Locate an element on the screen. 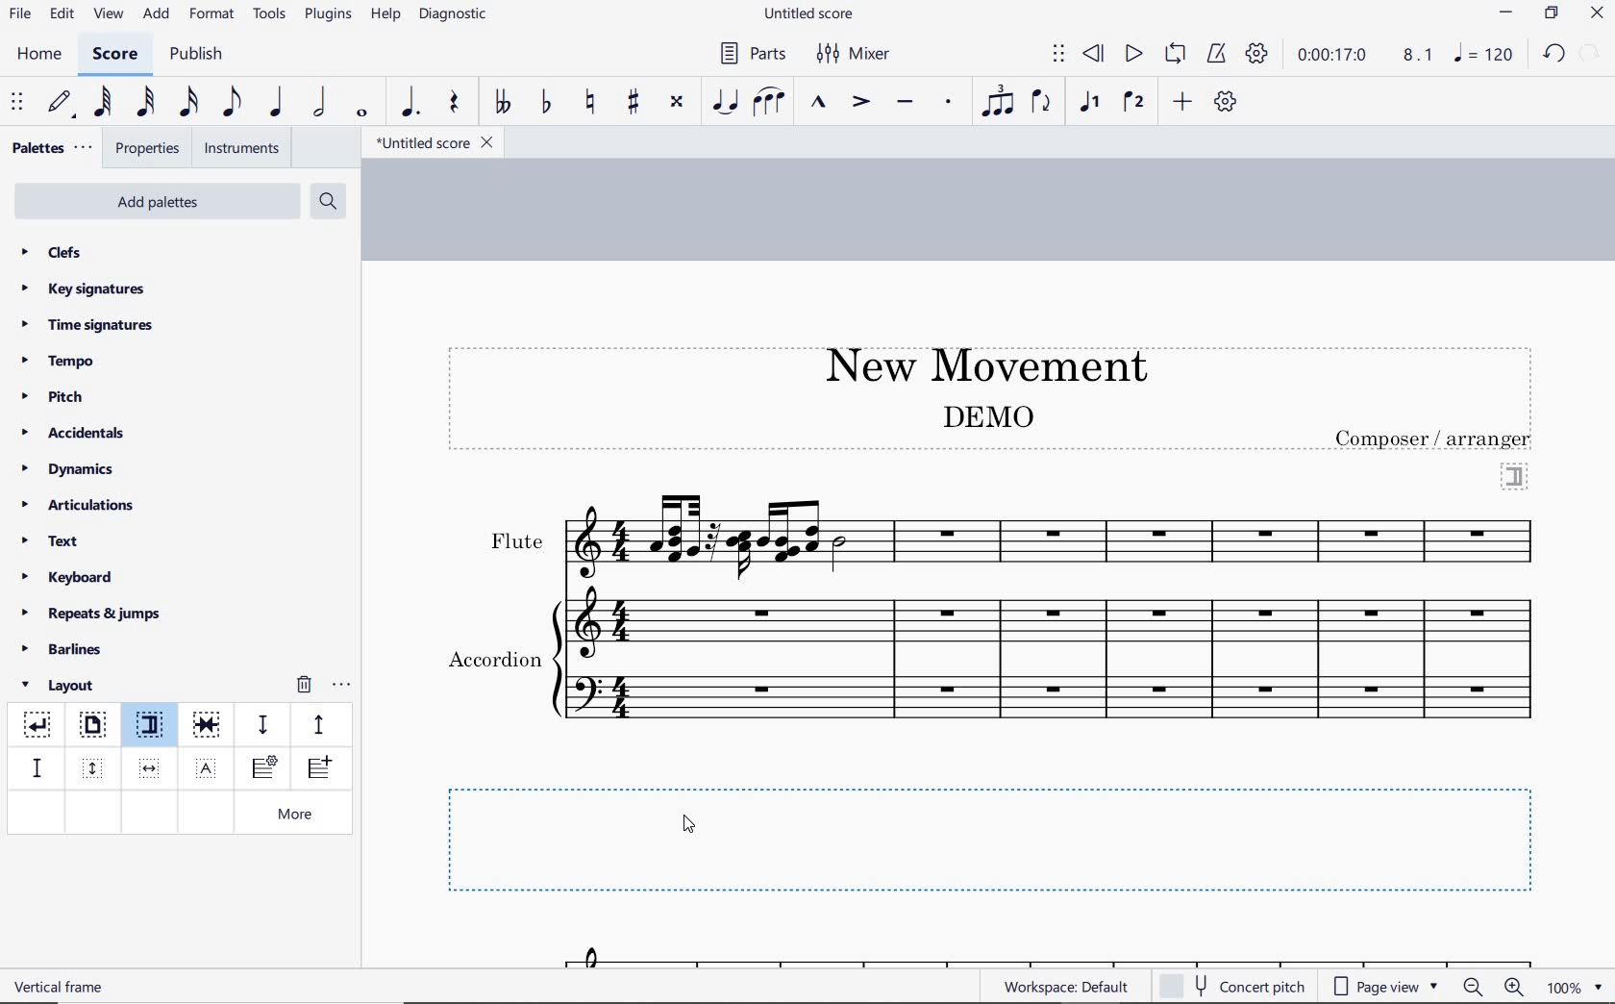  toggle natural is located at coordinates (592, 103).